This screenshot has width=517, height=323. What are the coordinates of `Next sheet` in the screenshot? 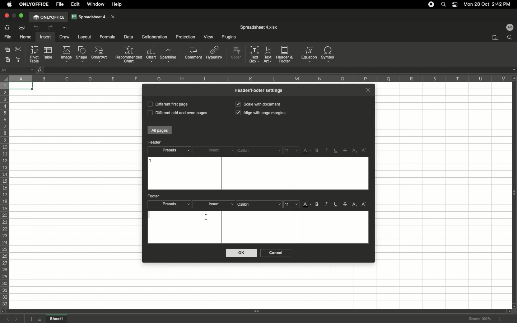 It's located at (18, 319).